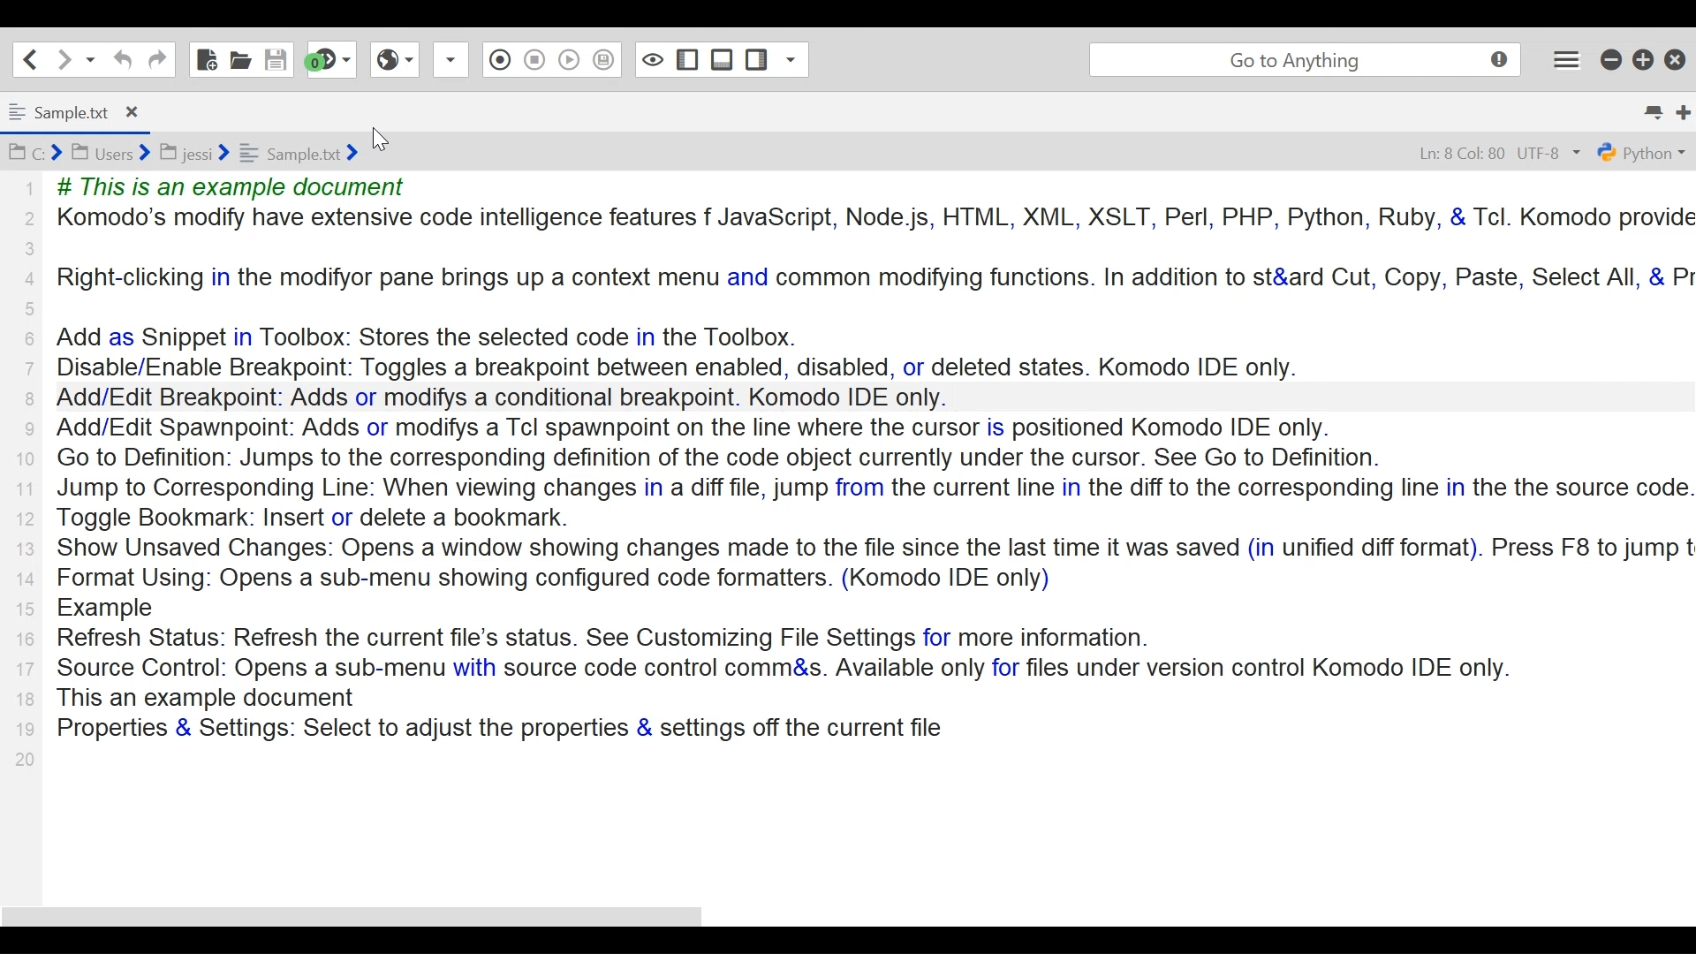 This screenshot has height=954, width=1696. I want to click on Redo last Action, so click(157, 58).